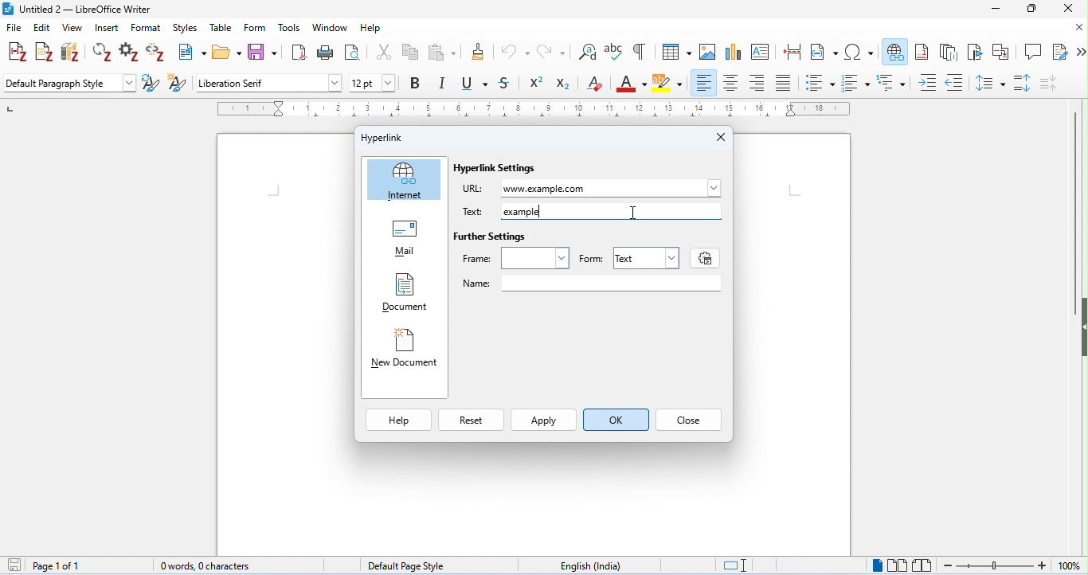 The width and height of the screenshot is (1088, 575). What do you see at coordinates (1023, 83) in the screenshot?
I see `paragraph spacing` at bounding box center [1023, 83].